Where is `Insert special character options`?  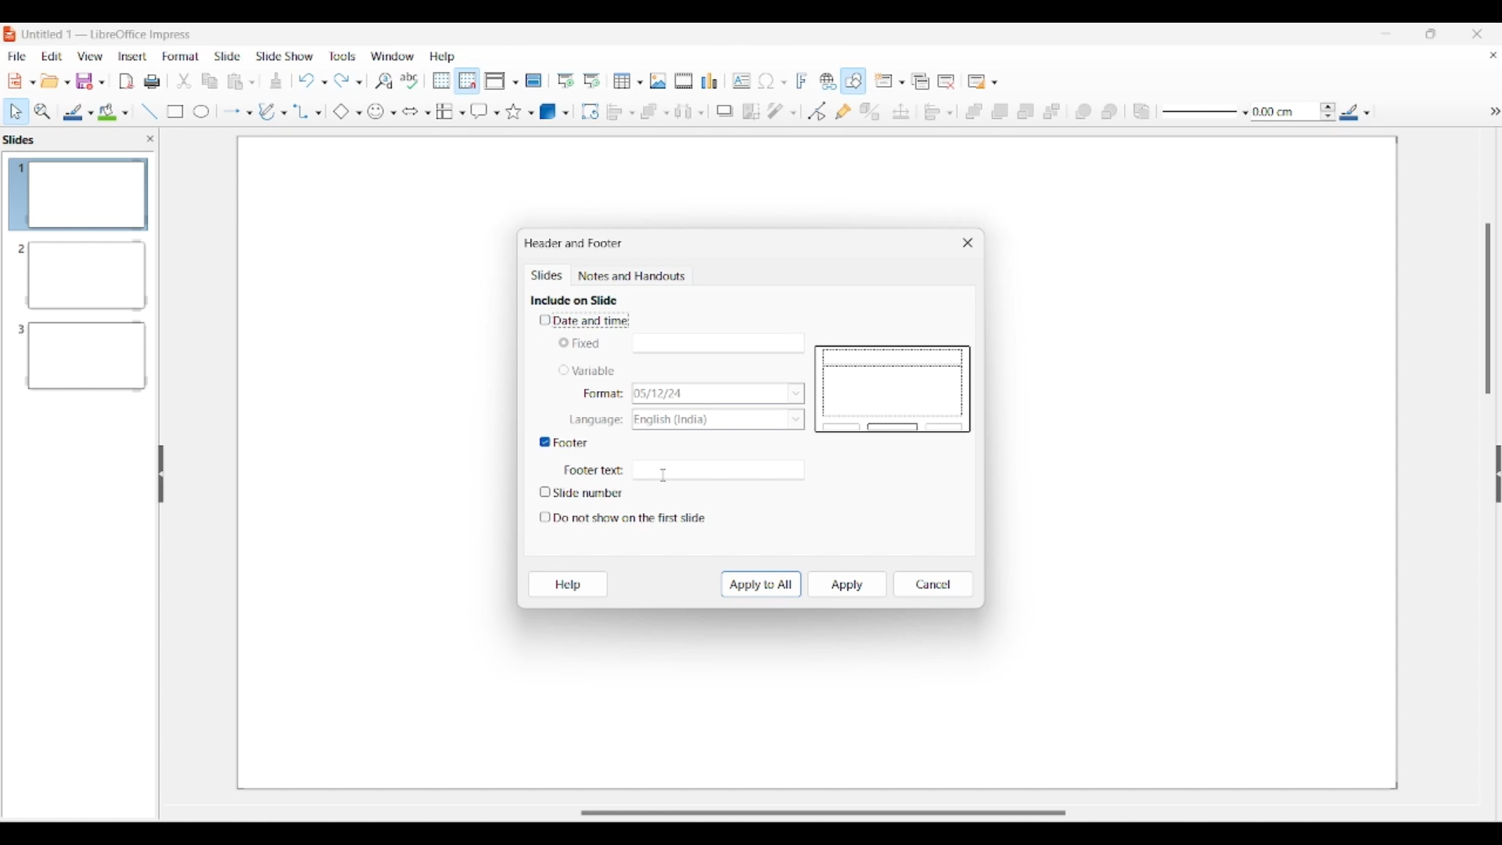 Insert special character options is located at coordinates (772, 81).